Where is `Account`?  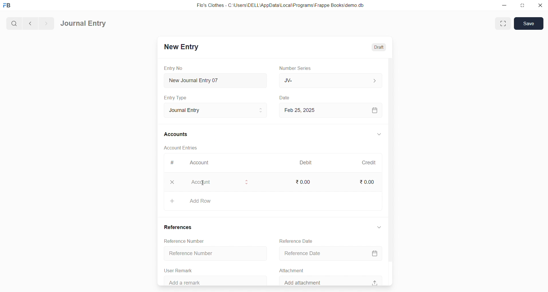 Account is located at coordinates (200, 163).